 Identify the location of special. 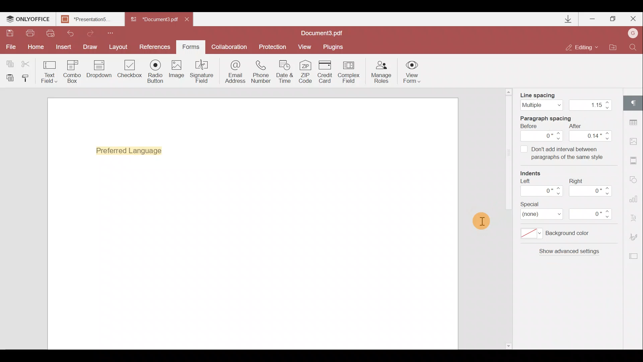
(529, 203).